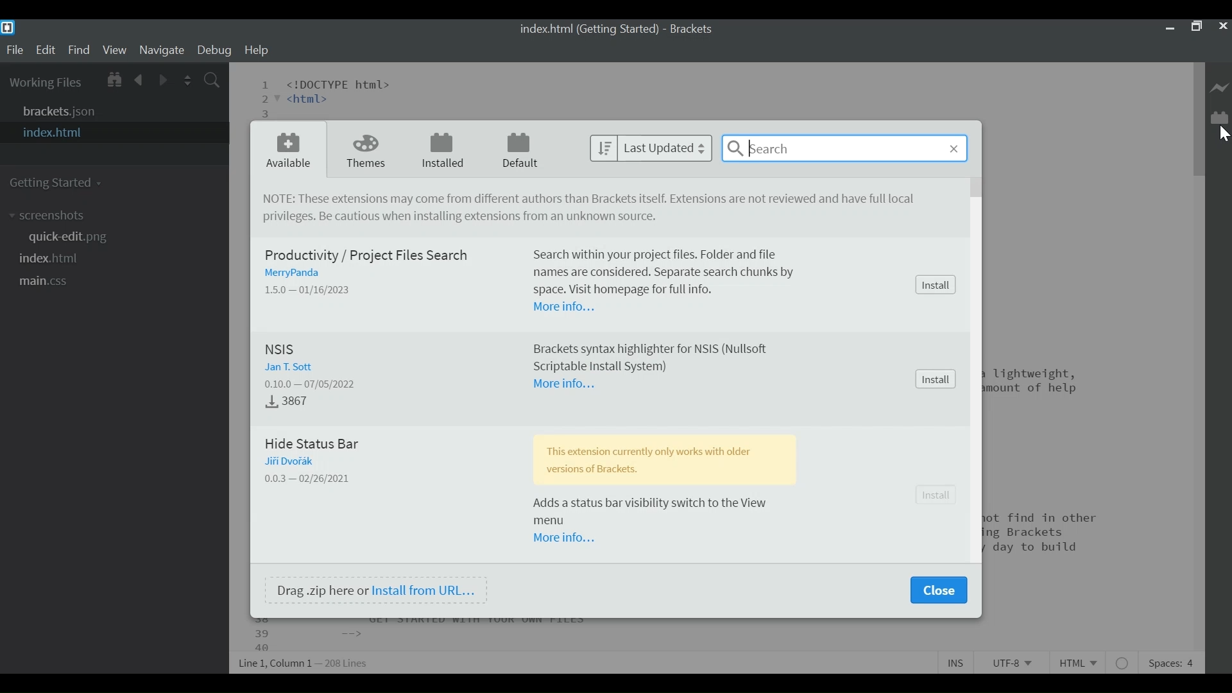 This screenshot has width=1232, height=693. Describe the element at coordinates (290, 403) in the screenshot. I see `Downloads` at that location.